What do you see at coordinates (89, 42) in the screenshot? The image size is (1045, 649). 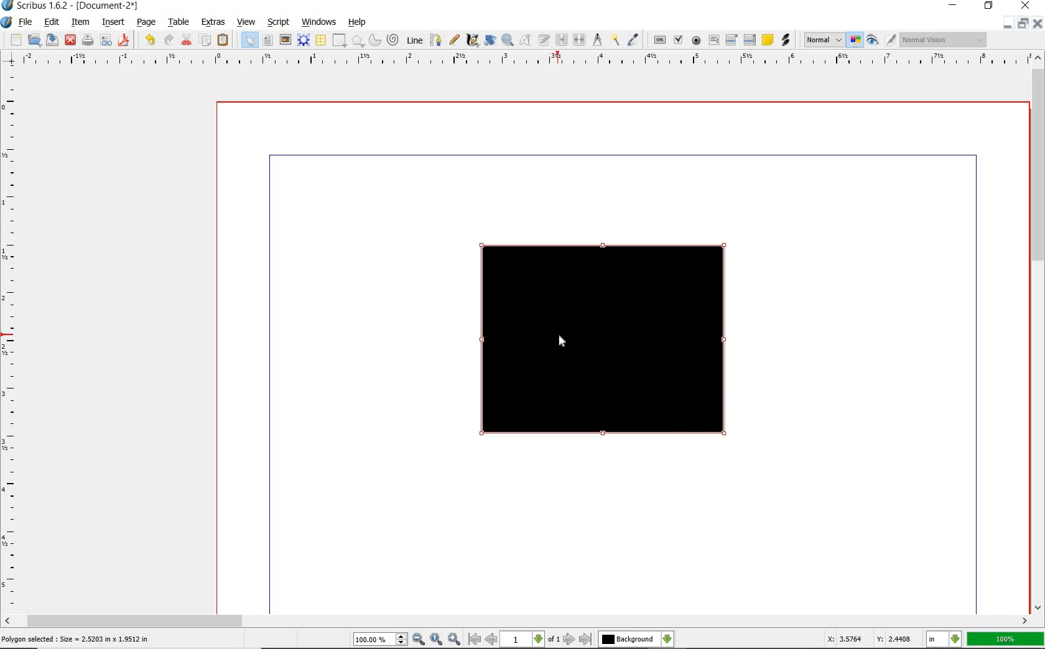 I see `print` at bounding box center [89, 42].